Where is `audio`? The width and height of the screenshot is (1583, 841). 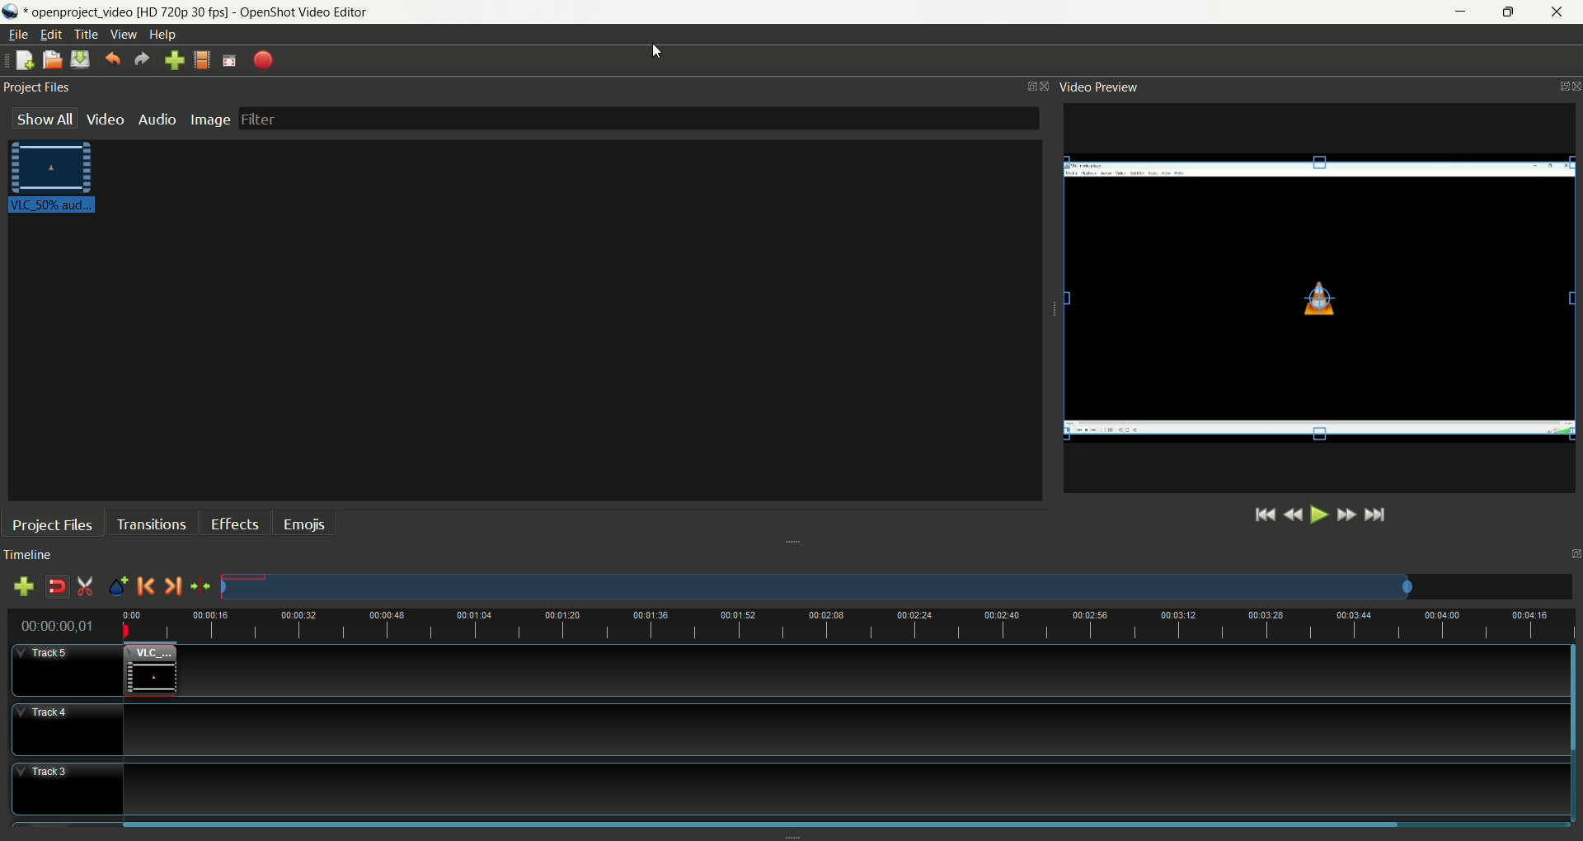 audio is located at coordinates (157, 119).